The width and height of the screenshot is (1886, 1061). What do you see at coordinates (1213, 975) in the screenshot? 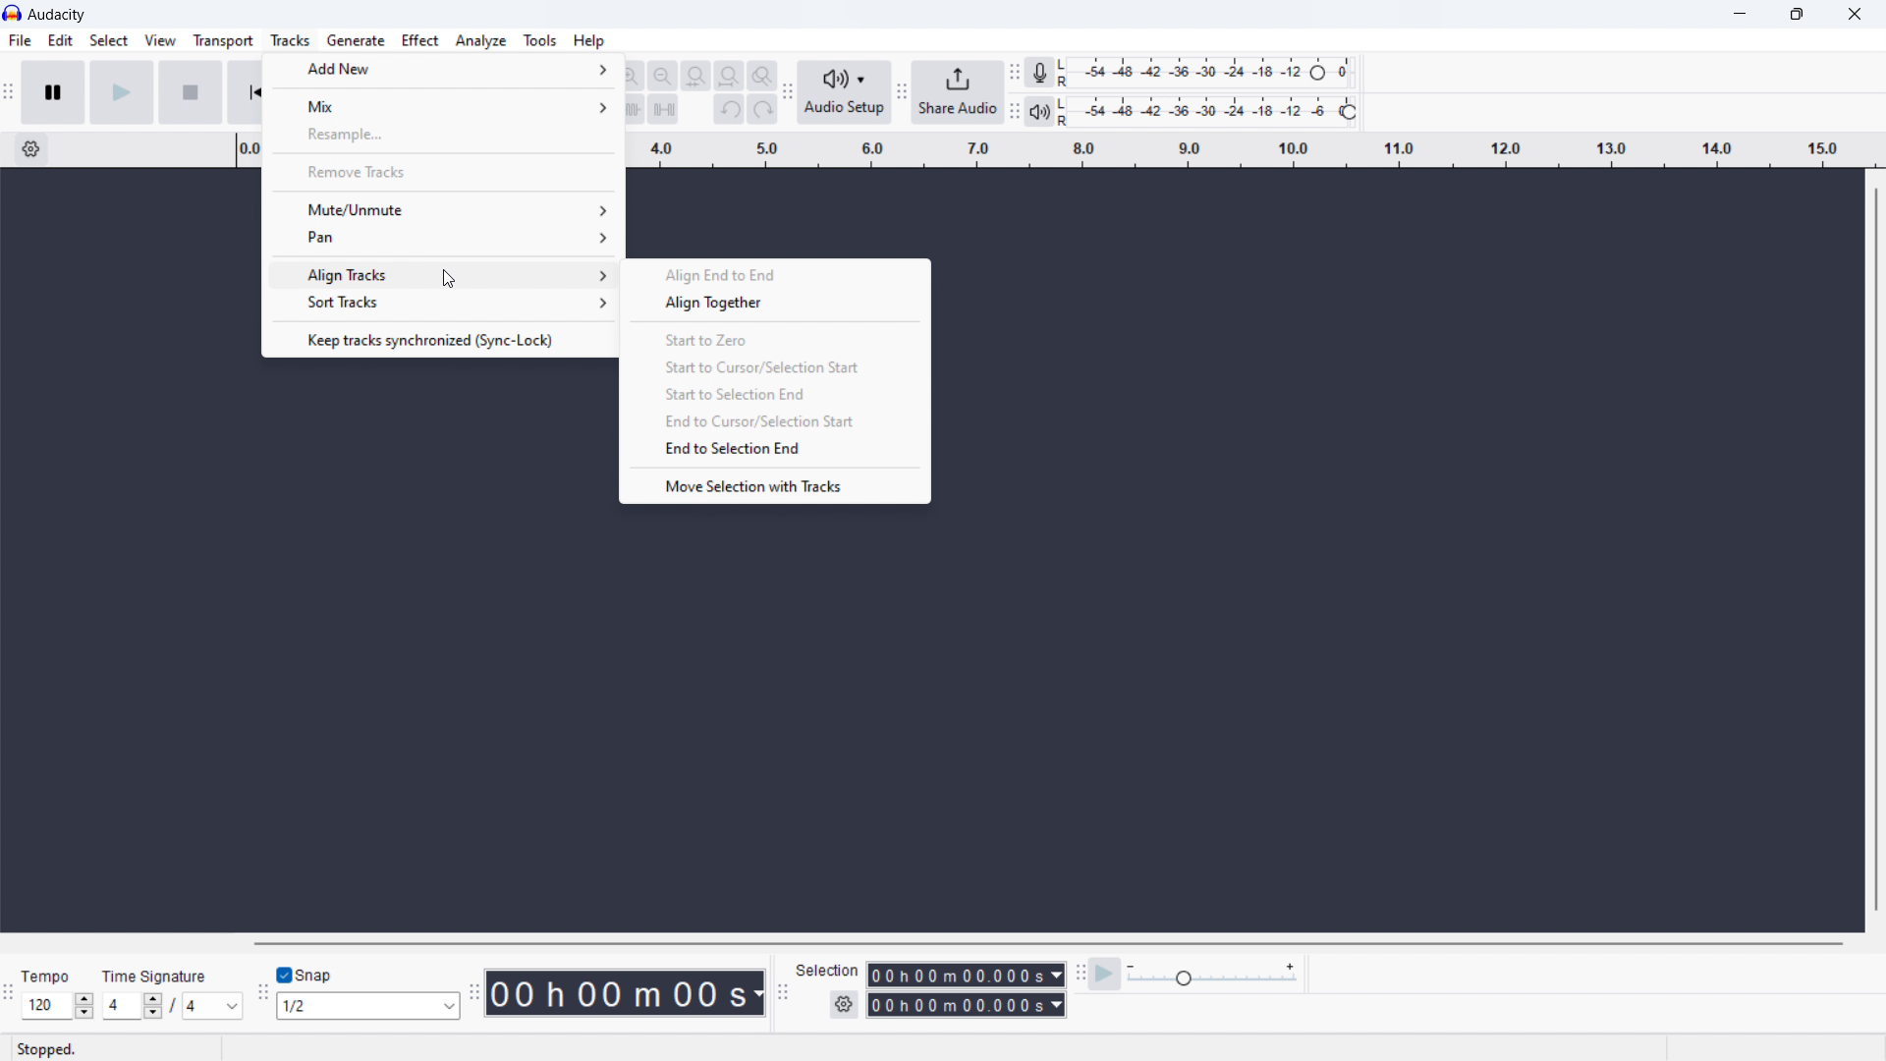
I see `playback speed` at bounding box center [1213, 975].